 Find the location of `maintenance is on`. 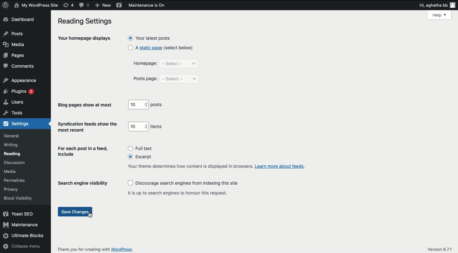

maintenance is on is located at coordinates (151, 5).